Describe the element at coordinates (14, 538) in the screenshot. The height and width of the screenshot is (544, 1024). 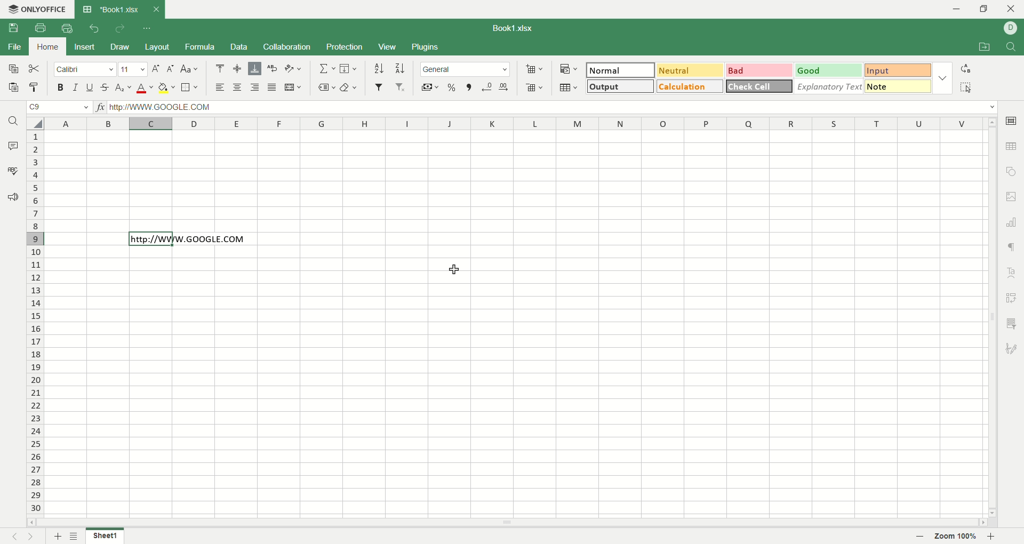
I see `previous` at that location.